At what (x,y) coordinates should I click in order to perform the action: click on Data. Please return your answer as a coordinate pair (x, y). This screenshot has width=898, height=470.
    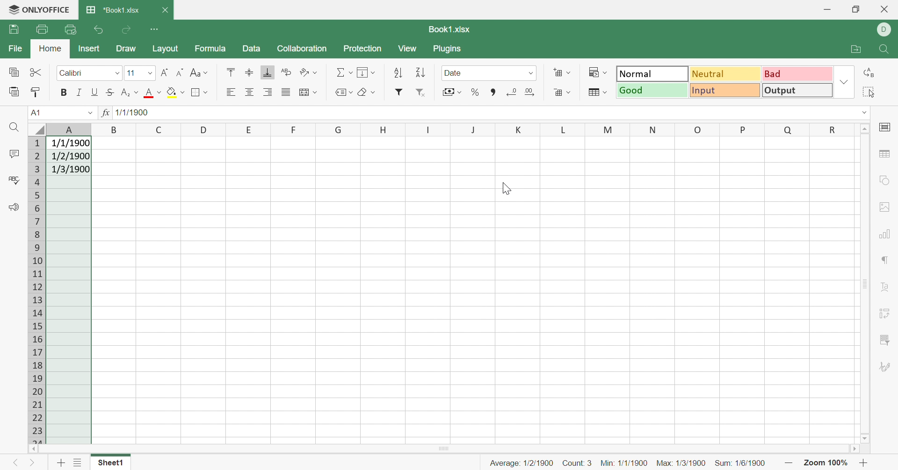
    Looking at the image, I should click on (252, 48).